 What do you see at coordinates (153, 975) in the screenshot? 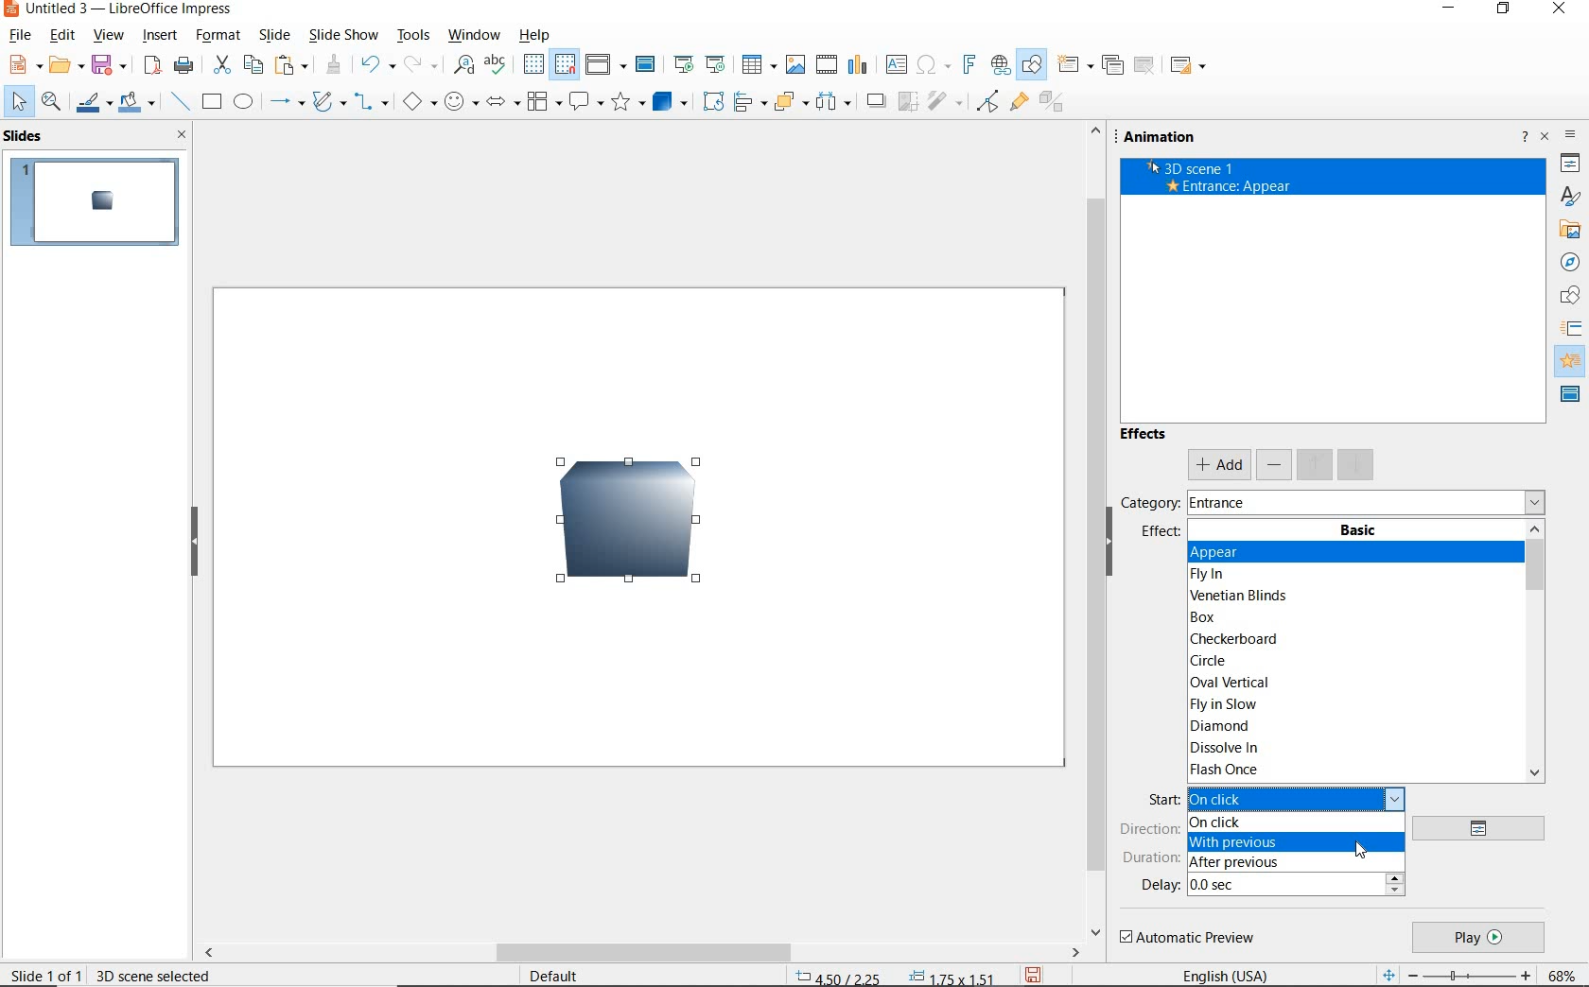
I see `3d scene selected` at bounding box center [153, 975].